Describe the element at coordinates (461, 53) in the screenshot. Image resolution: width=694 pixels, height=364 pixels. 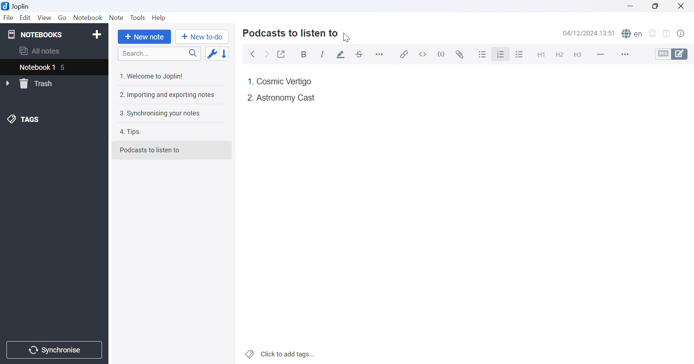
I see `Attach file` at that location.